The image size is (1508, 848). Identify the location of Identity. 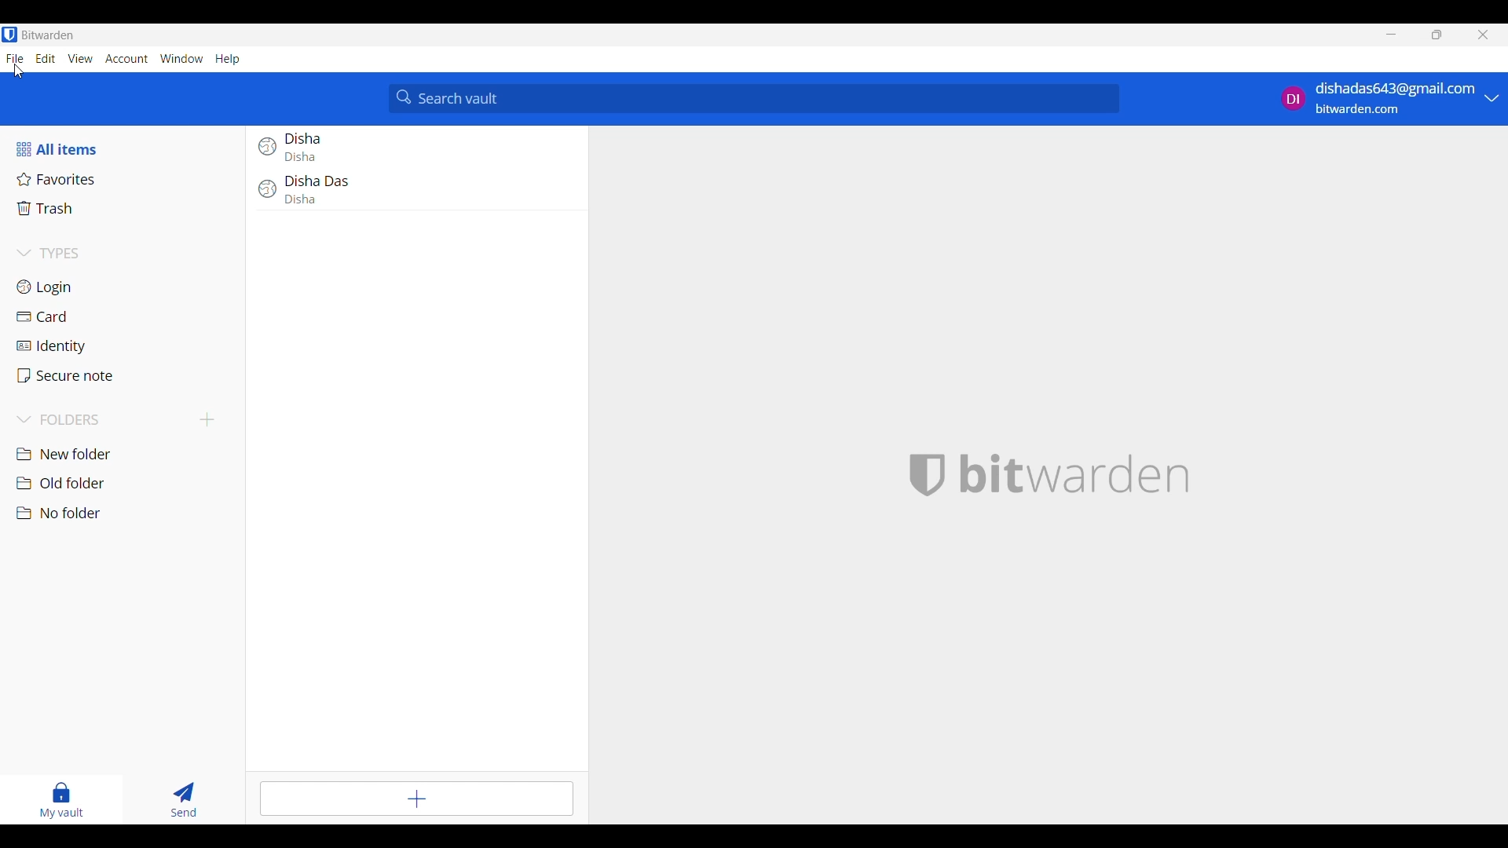
(127, 347).